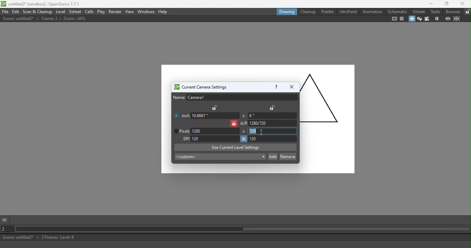  Describe the element at coordinates (394, 19) in the screenshot. I see `Safe area` at that location.